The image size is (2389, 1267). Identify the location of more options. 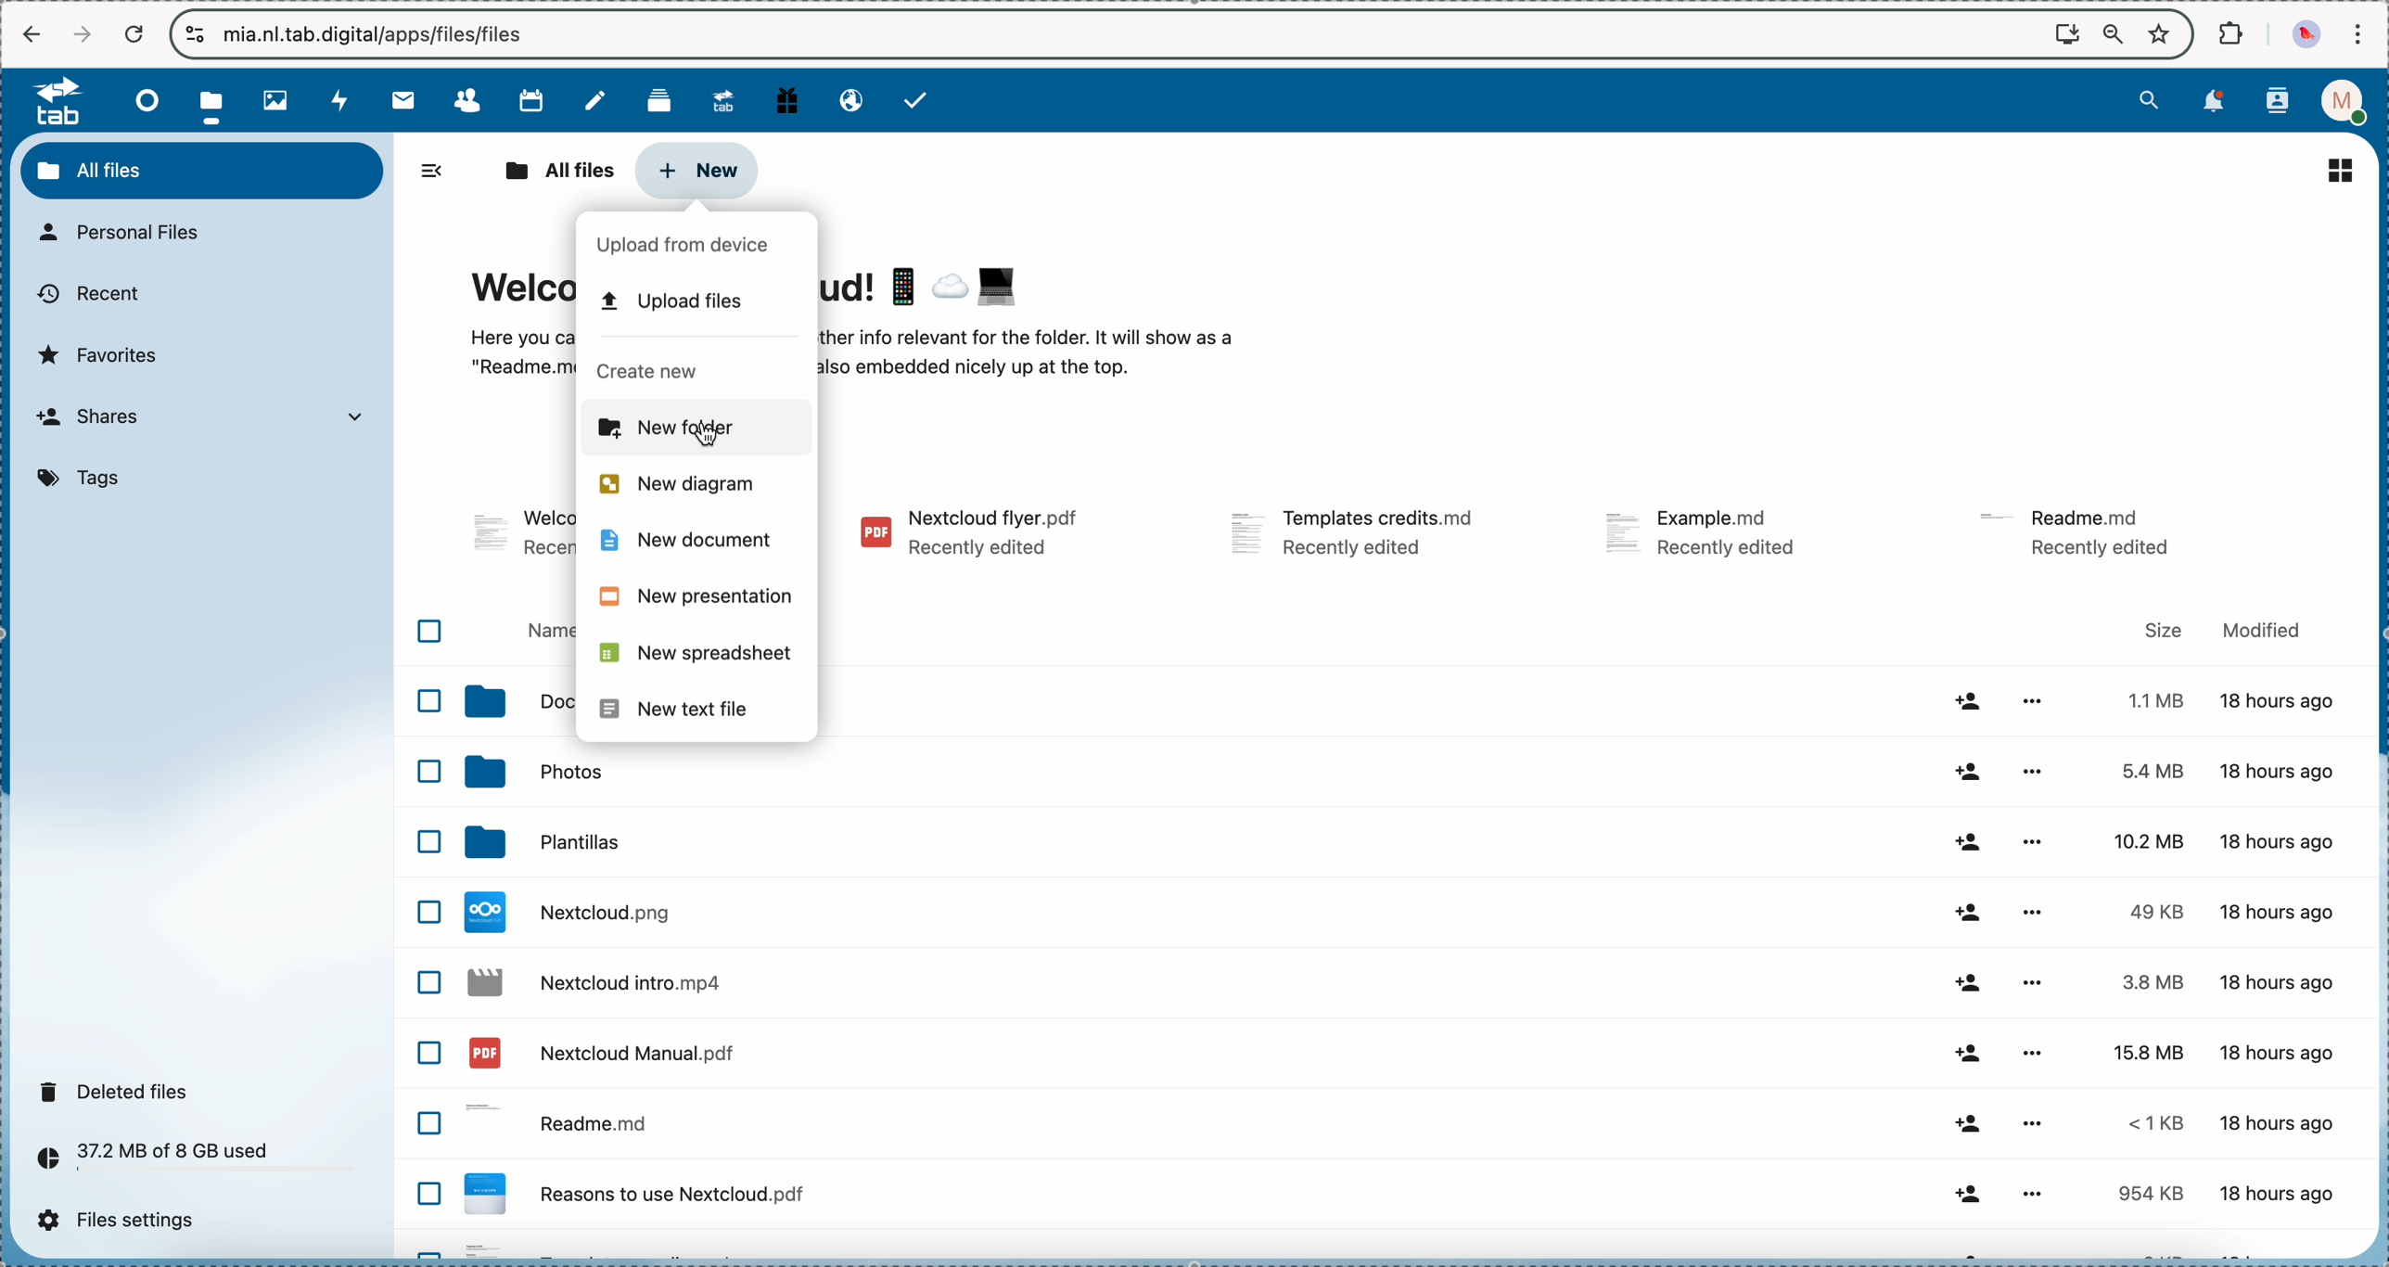
(2043, 697).